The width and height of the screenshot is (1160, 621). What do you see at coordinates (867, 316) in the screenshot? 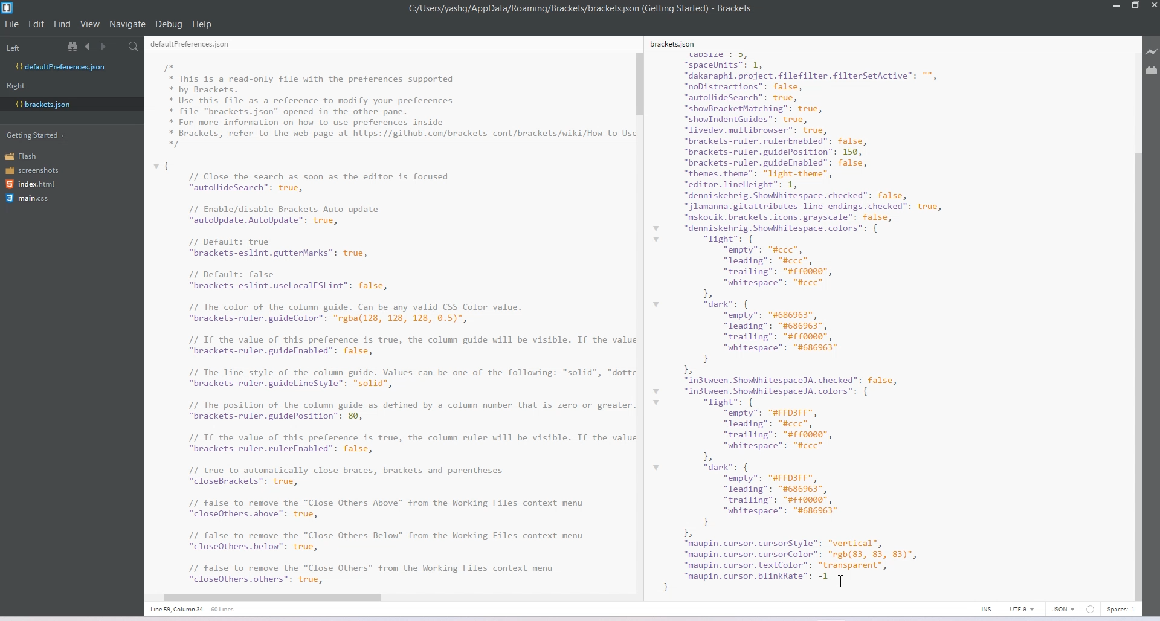
I see `kets. son
size : 3,
“spacelnits": 1,
“dakaraphi.project. filefilter. filterSetActive”: "*,
“noDistractions”: false,
“autohideSearch”: true,
“showBracketMatching”: true,
“showIndentGuides”: true,
“livedev.multibrowser”: true,
“brackets-ruler.rulerEnabled": false,
“brackets-ruler.guidePosition”: 150,
“brackets-ruler.guideEnabled": false,
“themes theme": "light-theme",
“editor. lineHeight": 1,
“denniskehrig. Showhhitespace. checked": false,
“jlamanna.gitattributes-line-endings. checked": true,
“mskocik.brackets.icons.grayscale": false,
“denniskehrig. Showhitespace. colors”: {
“light”: {
“empty”: "#ccc”,
“leading”: "#ccc”,
“trailing”: "#0000",
“whitespace”: "#ccc”
b
“dark”: {
“empty”: "#686963",
["leading”: "#686963",
“trailing”: "#0000",
“whitespace”: "#686963"
}
Ia
“in3tween. ShowhhitespaceJA. checked": false,
“in3tween. ShowhhitespaceJA. colors”: {
“light”: {
“empty”: "#FFDIFF",
“leading”: "#ccc”,
“trailing”: "#0000",
“whitespace”: "#ccc”
bh
“dark”: {
“empty”: "#FFDIFF",
“leading”: "#686963",
“trailing”: "#0000",
“whitespace”: "#686963"
}
b
“maupin. cursor. cursorStyle”: “vertical”,
“maupin. cursor. cursorColor™: "rgh(83, 83, 83)",
“maupin.cursor.textColor”: “transparent”,
“maupin. cursor. blinkRate": 1000 |
:` at bounding box center [867, 316].